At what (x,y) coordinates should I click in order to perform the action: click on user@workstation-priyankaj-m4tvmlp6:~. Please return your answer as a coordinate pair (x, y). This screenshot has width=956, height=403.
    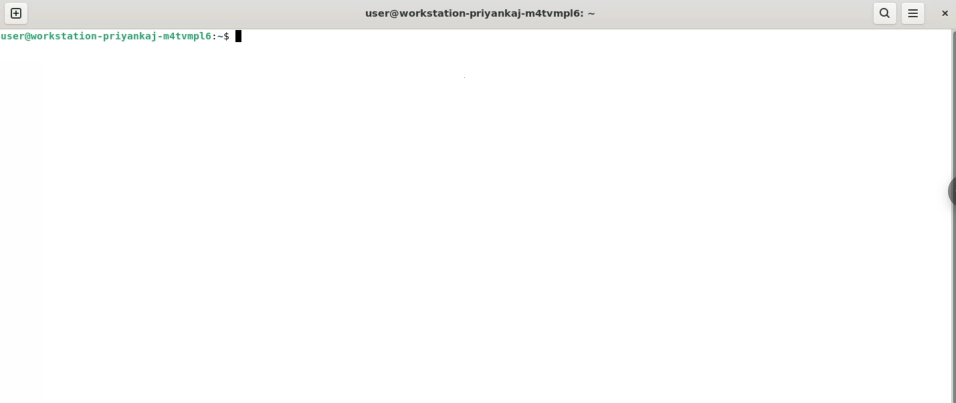
    Looking at the image, I should click on (481, 13).